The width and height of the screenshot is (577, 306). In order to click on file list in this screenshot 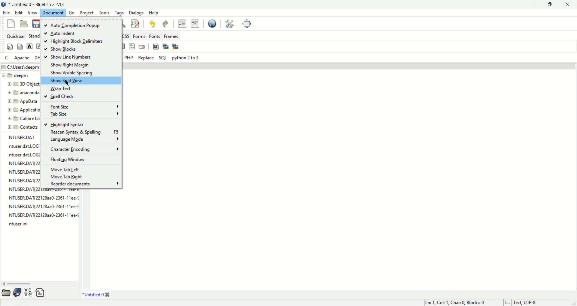, I will do `click(23, 161)`.